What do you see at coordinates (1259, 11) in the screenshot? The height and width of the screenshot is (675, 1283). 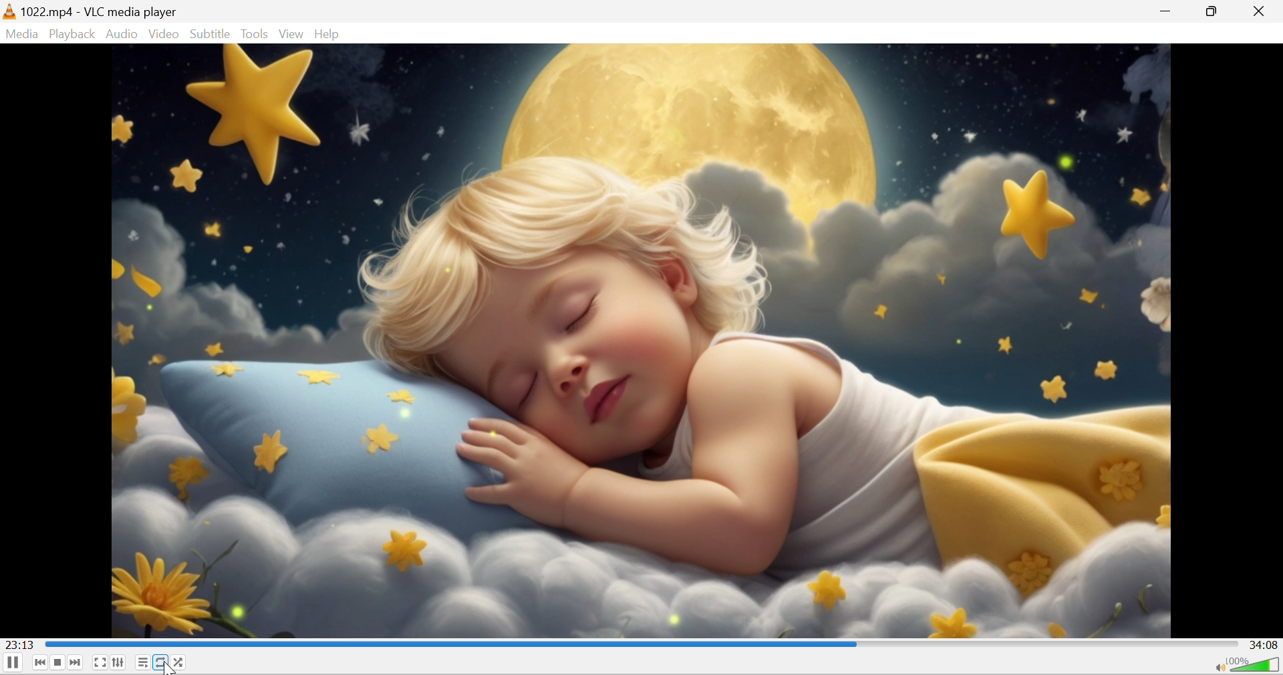 I see `Close` at bounding box center [1259, 11].